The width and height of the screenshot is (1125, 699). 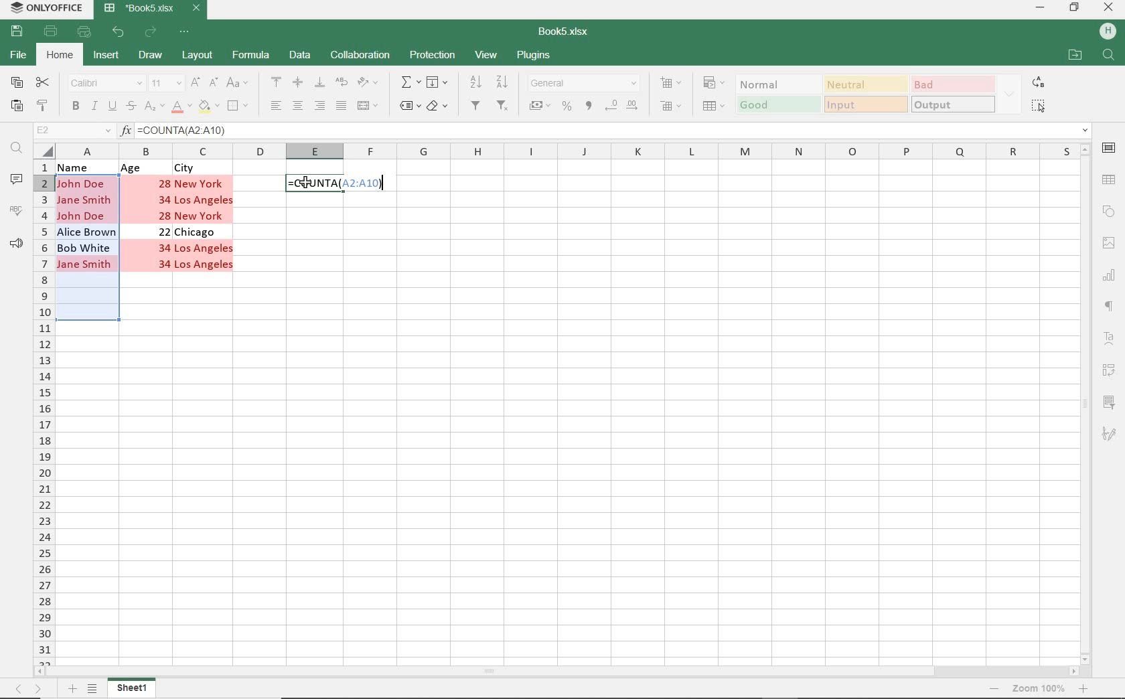 What do you see at coordinates (277, 106) in the screenshot?
I see `ALIGN LEFT` at bounding box center [277, 106].